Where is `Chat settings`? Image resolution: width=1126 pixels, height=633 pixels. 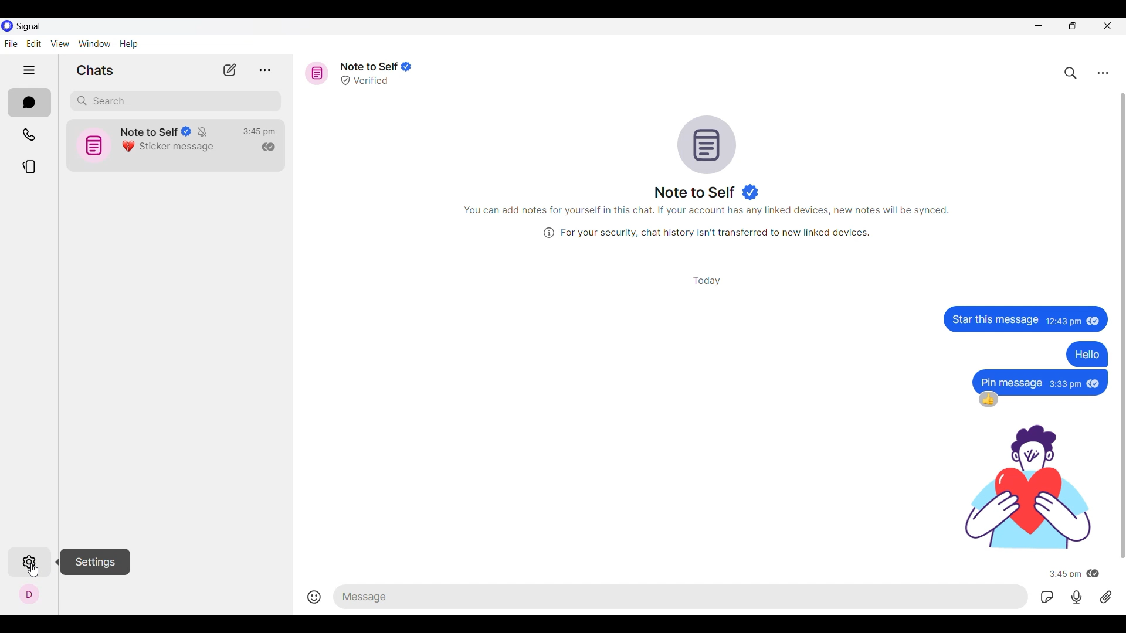
Chat settings is located at coordinates (1103, 73).